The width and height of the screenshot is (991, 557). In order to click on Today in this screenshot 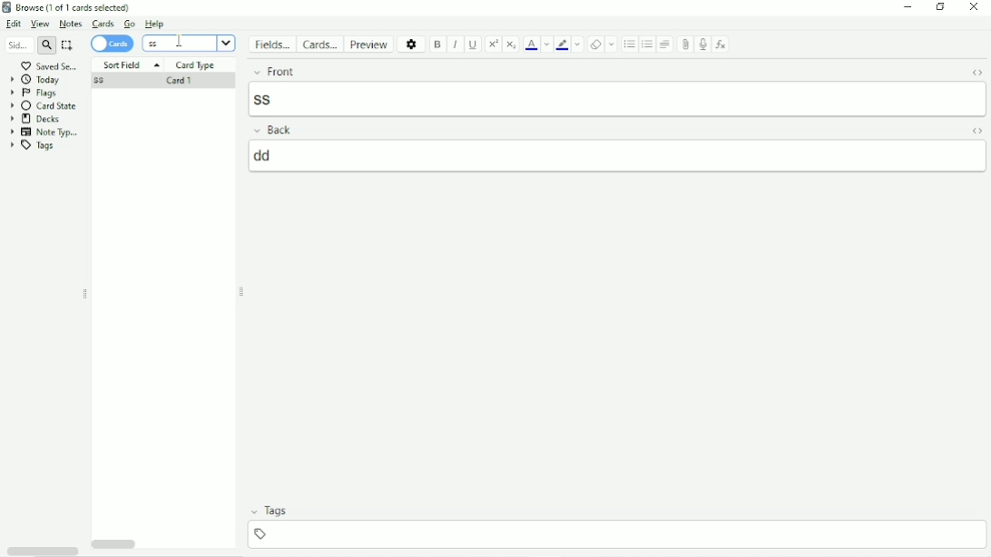, I will do `click(38, 79)`.